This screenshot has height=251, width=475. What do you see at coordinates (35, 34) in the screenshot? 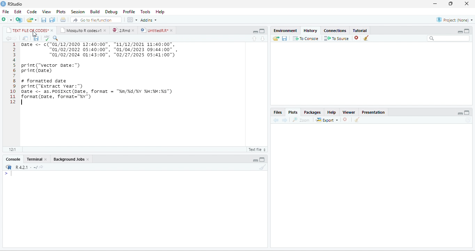
I see `cursor` at bounding box center [35, 34].